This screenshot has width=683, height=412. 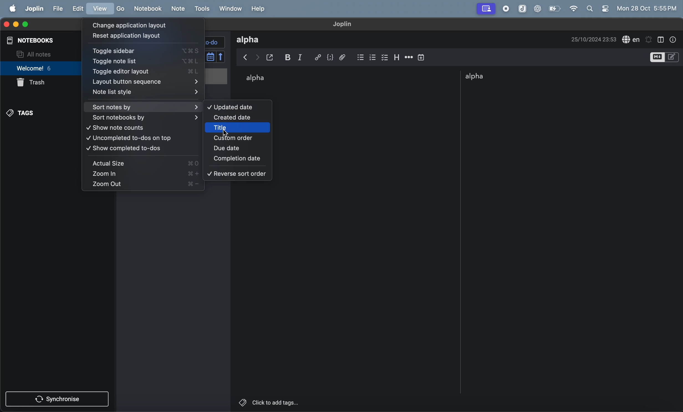 I want to click on toggle external editing, so click(x=272, y=57).